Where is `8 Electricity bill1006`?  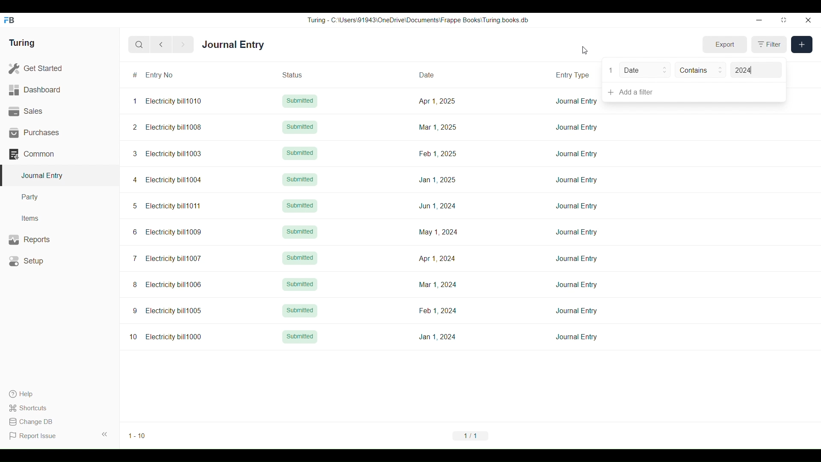
8 Electricity bill1006 is located at coordinates (167, 284).